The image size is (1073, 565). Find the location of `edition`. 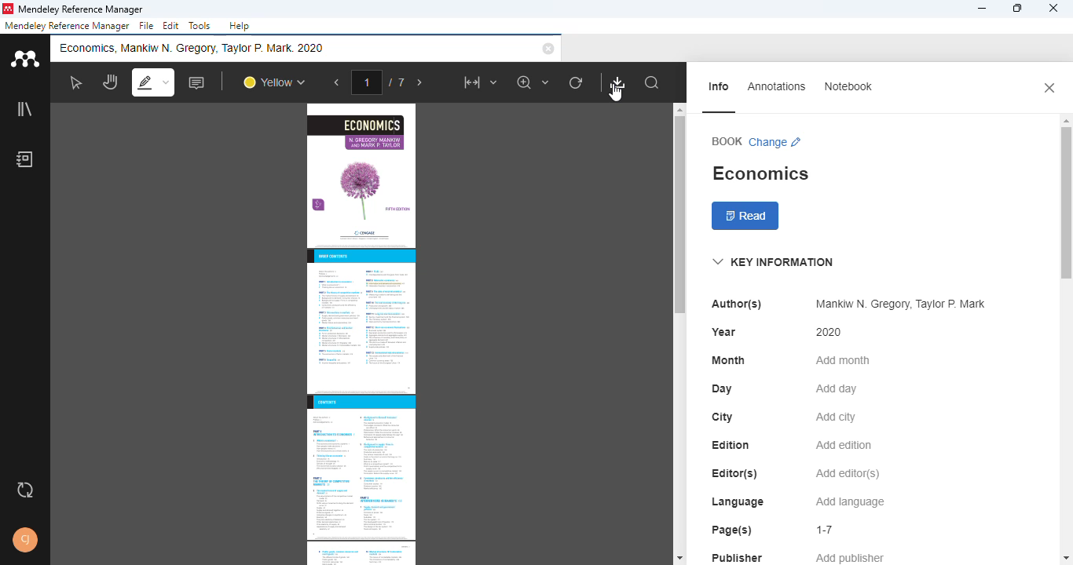

edition is located at coordinates (731, 445).